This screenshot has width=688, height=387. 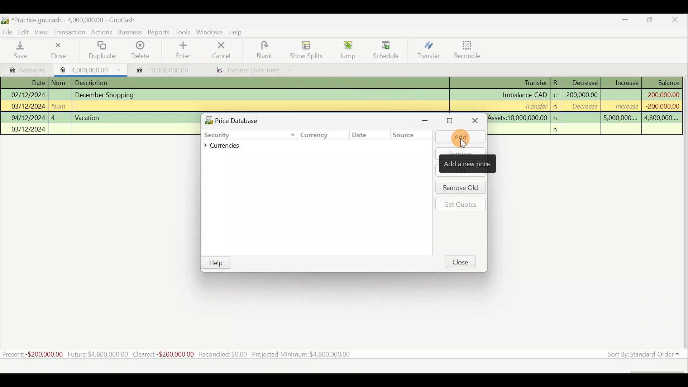 What do you see at coordinates (59, 117) in the screenshot?
I see `4` at bounding box center [59, 117].